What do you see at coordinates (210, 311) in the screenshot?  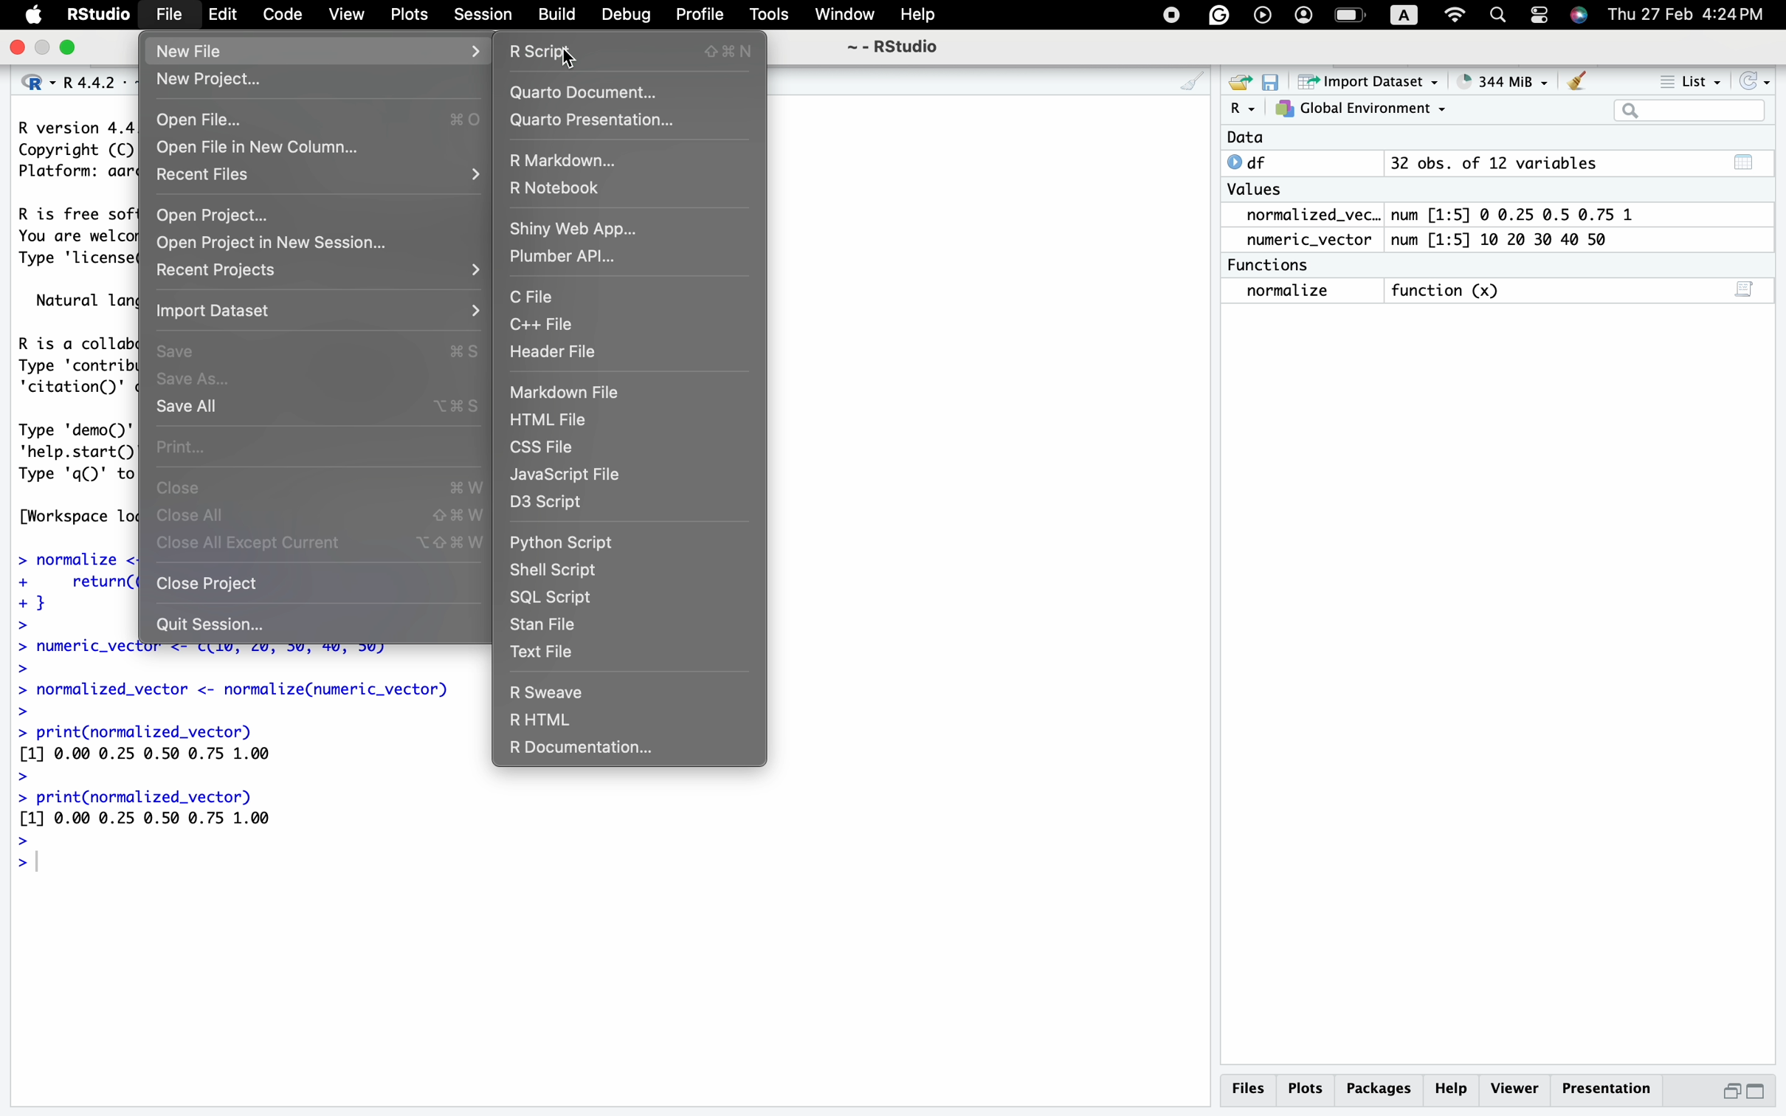 I see `Import Dataset` at bounding box center [210, 311].